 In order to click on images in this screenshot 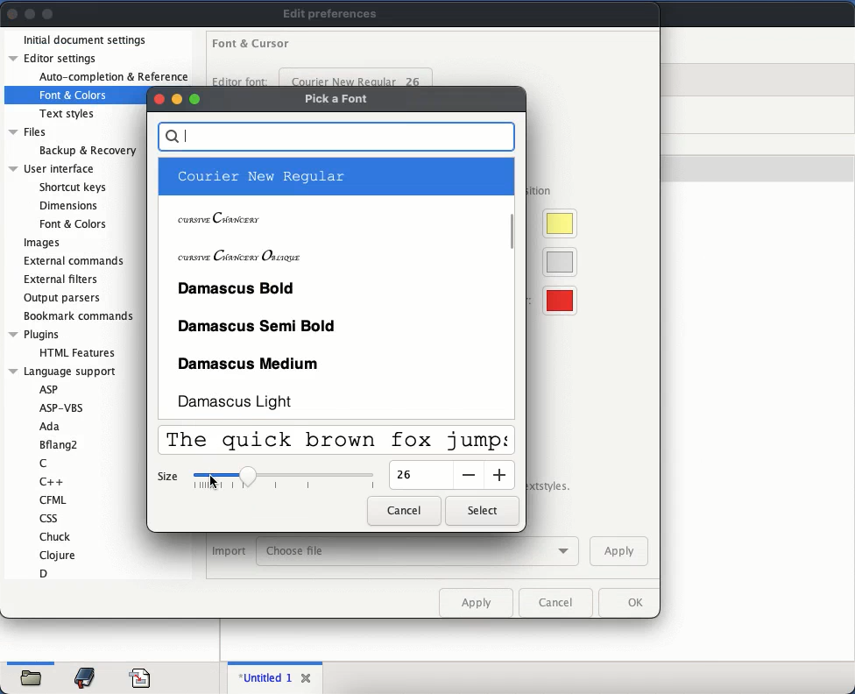, I will do `click(41, 244)`.